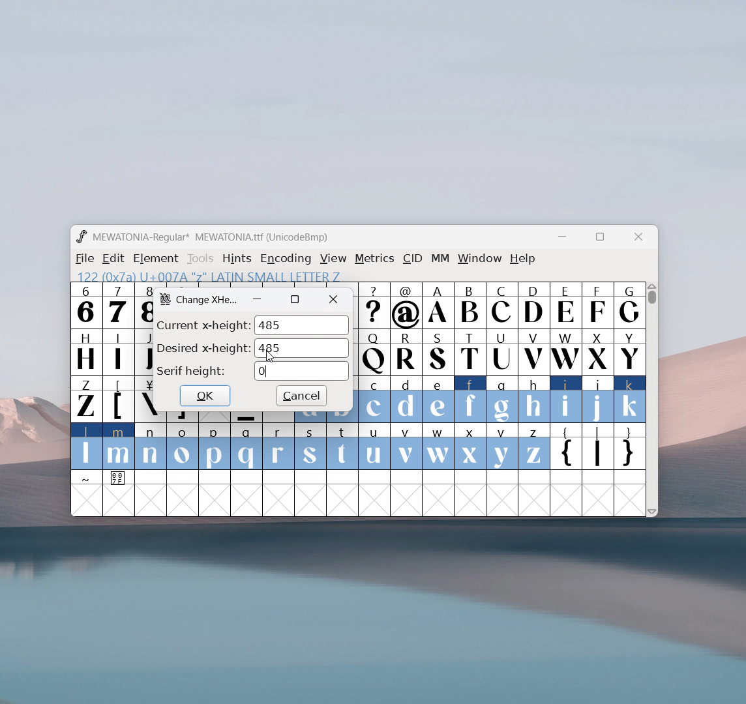  Describe the element at coordinates (374, 447) in the screenshot. I see `u` at that location.